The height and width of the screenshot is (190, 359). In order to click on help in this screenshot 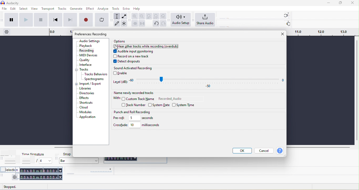, I will do `click(137, 9)`.